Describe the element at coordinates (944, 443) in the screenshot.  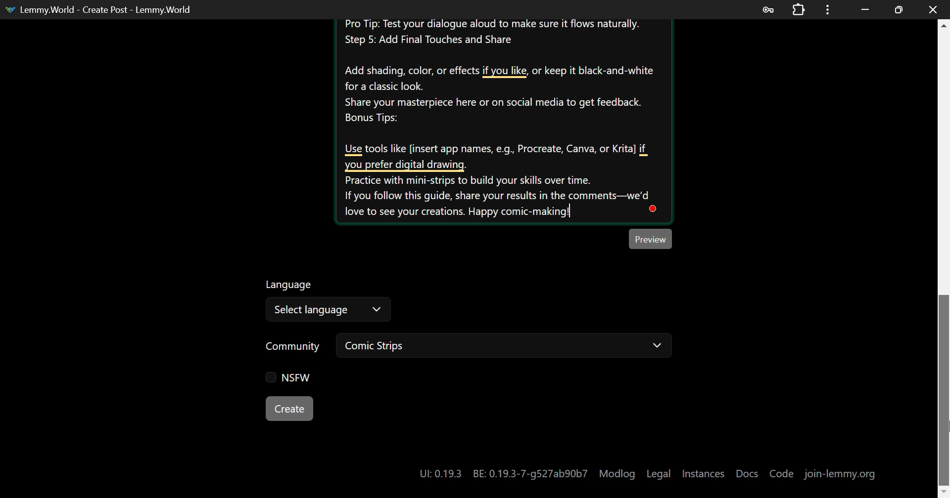
I see `DRAG_TO Cursor Position` at that location.